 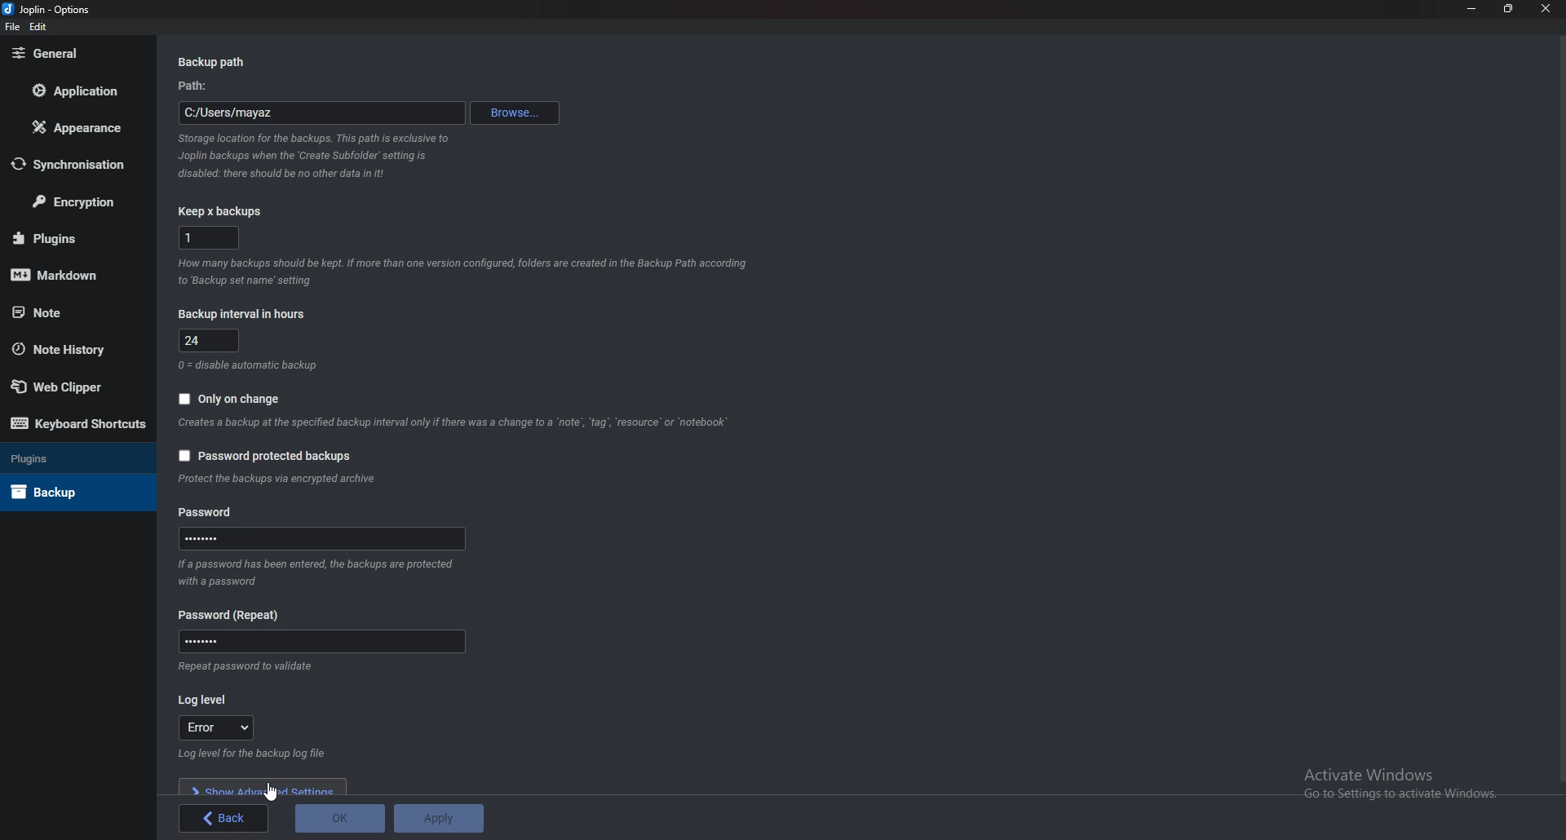 I want to click on Only on change, so click(x=231, y=397).